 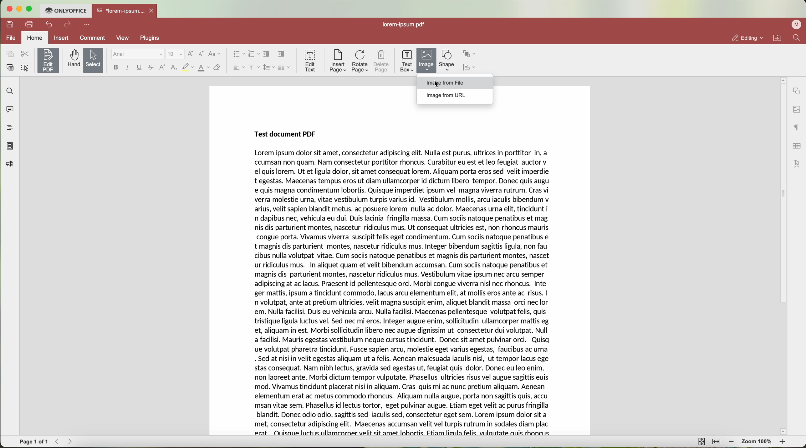 What do you see at coordinates (9, 165) in the screenshot?
I see `feedback & support` at bounding box center [9, 165].